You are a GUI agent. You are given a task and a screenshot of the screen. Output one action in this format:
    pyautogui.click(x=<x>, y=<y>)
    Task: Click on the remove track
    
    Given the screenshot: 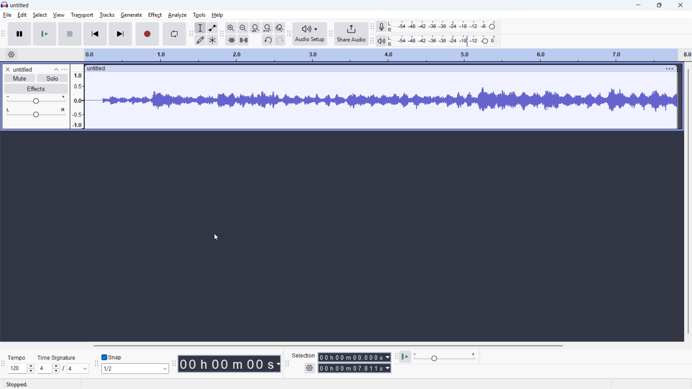 What is the action you would take?
    pyautogui.click(x=8, y=70)
    